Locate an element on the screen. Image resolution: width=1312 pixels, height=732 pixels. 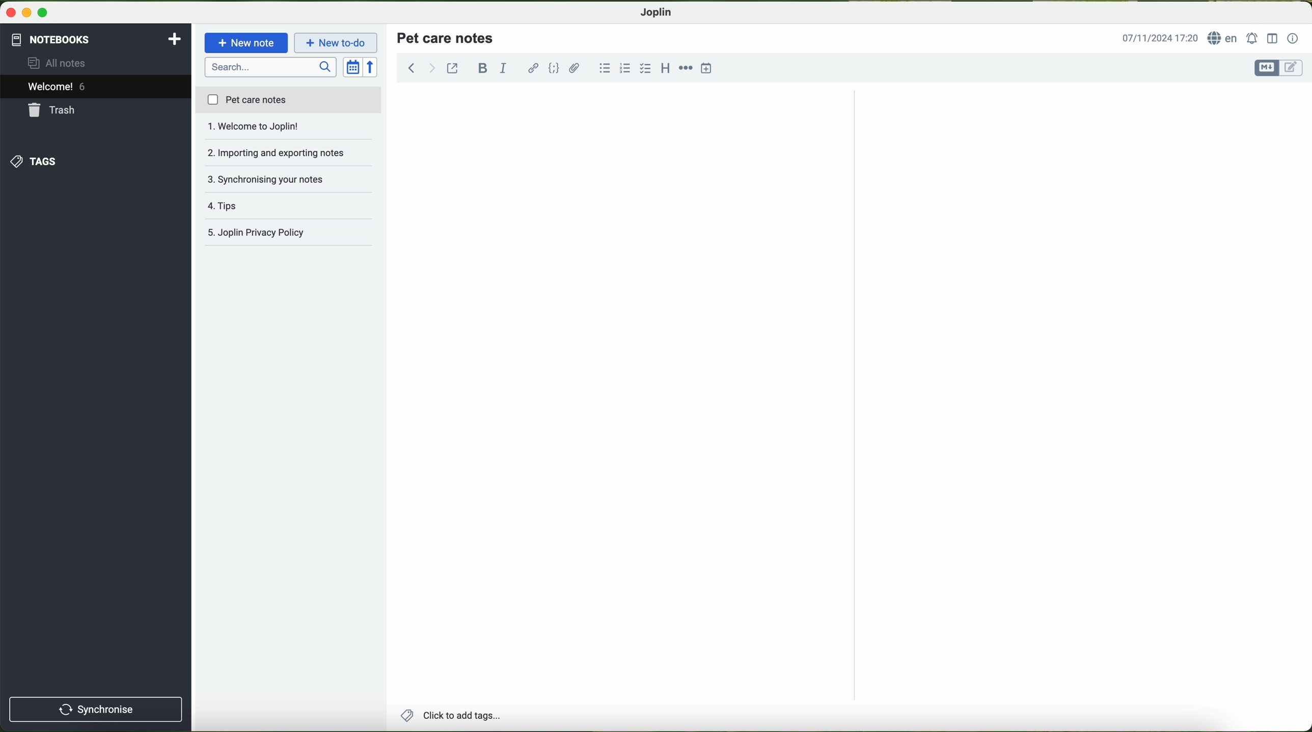
note properties is located at coordinates (1293, 39).